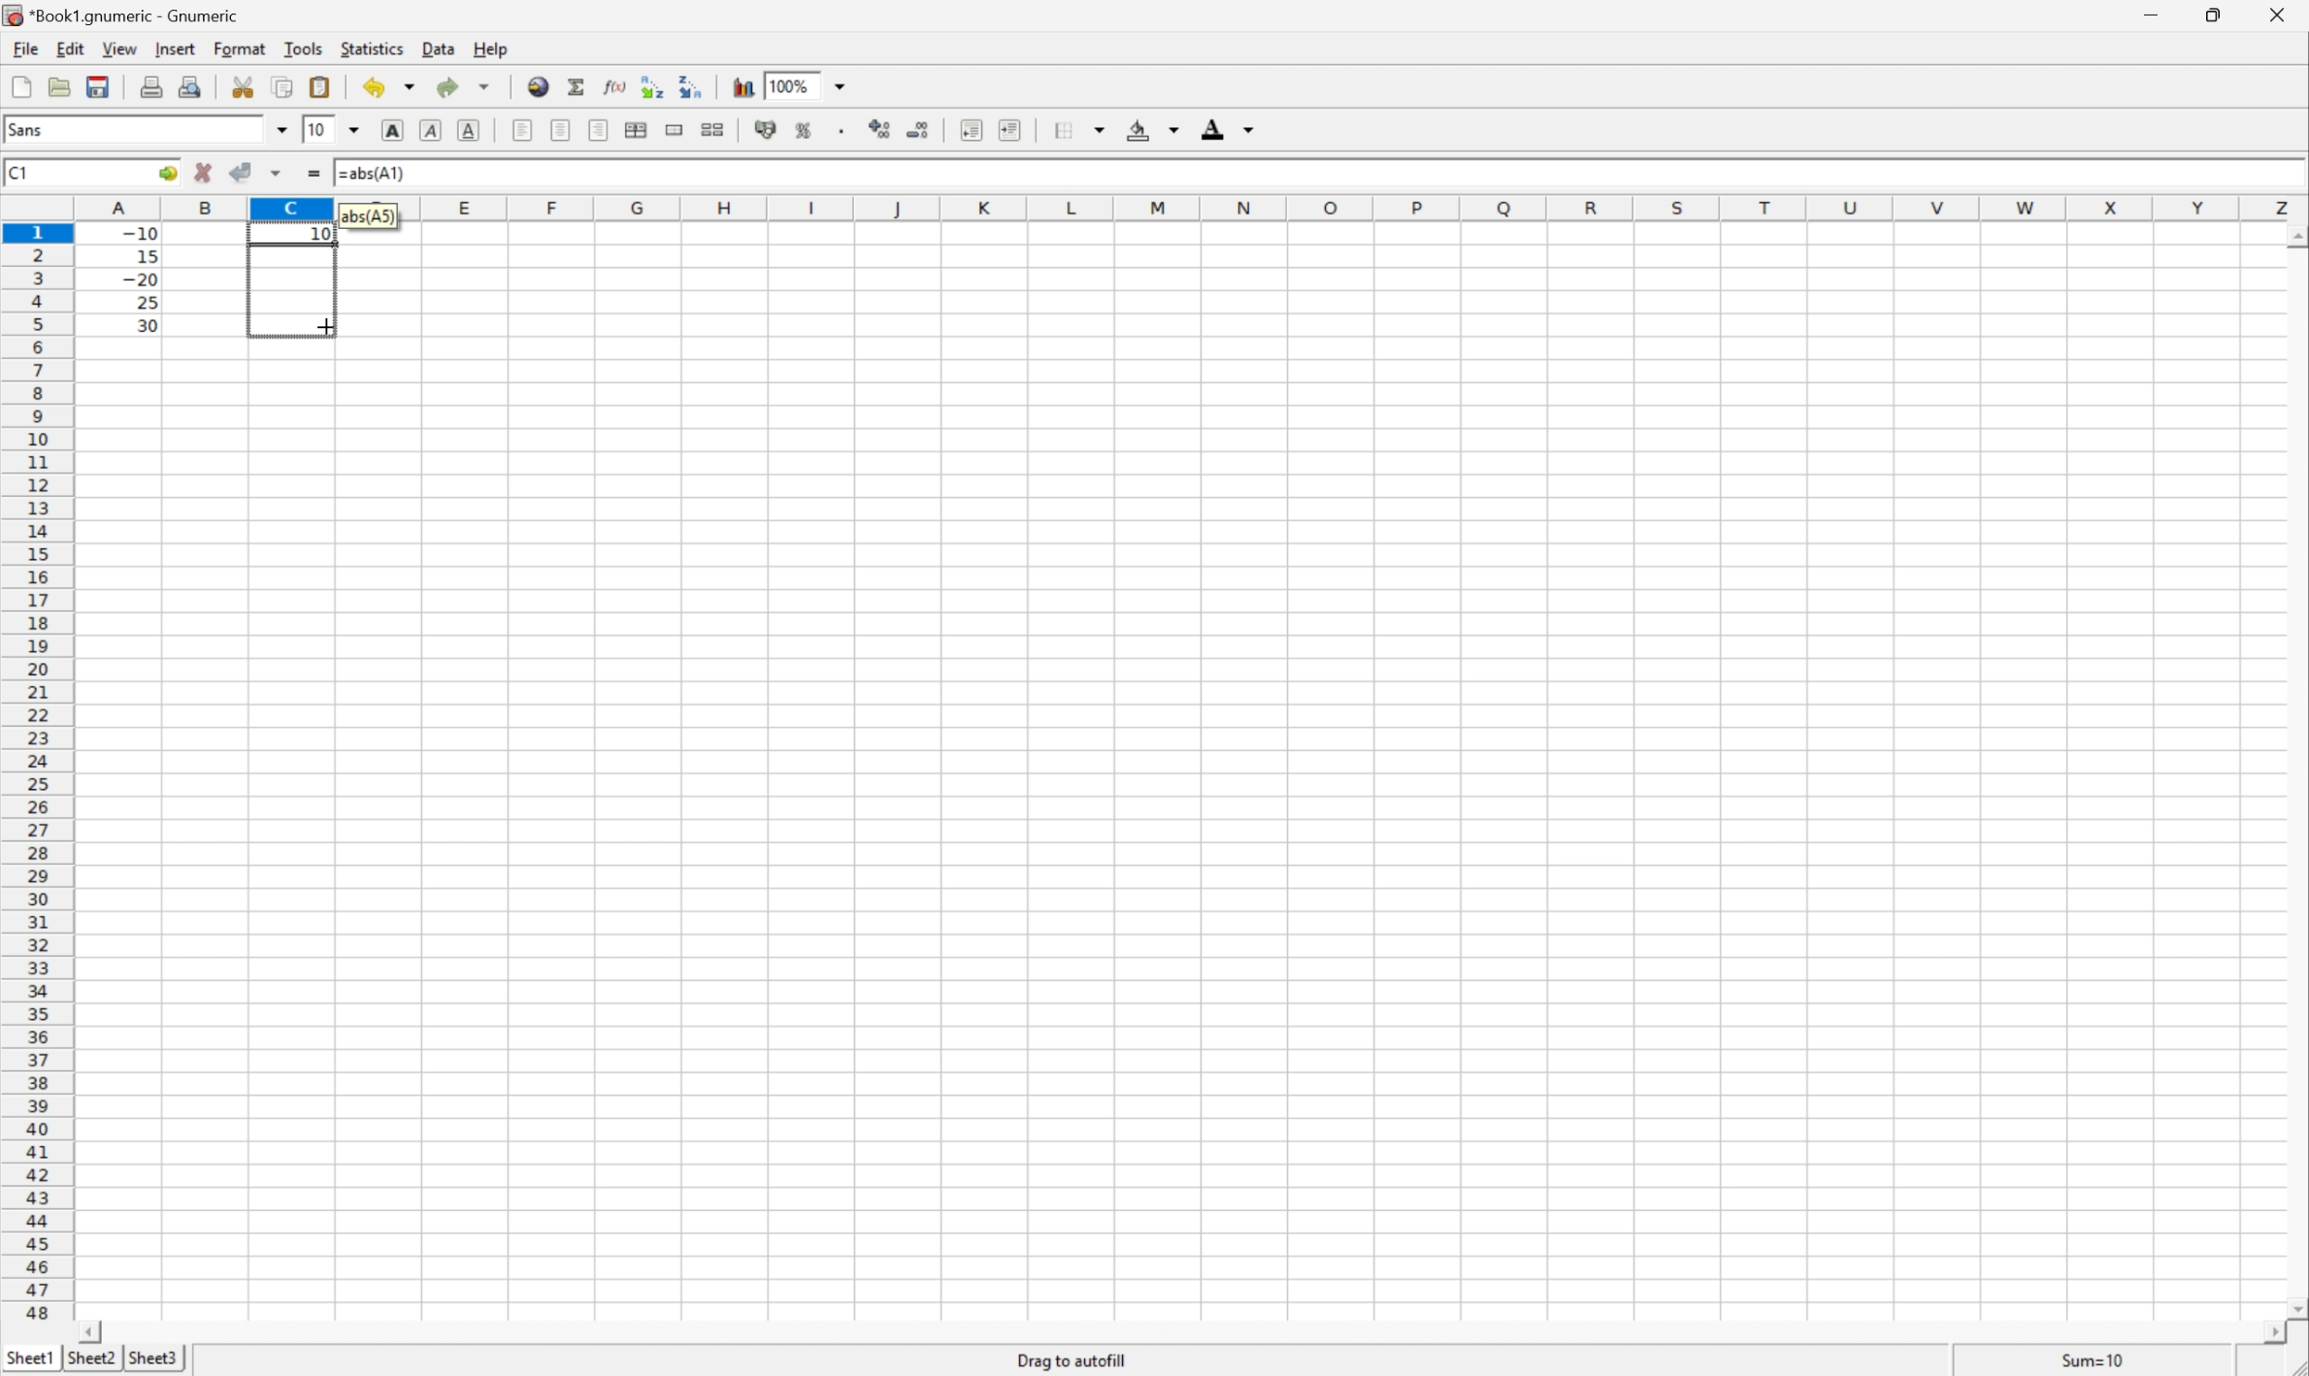 The width and height of the screenshot is (2309, 1376). What do you see at coordinates (37, 776) in the screenshot?
I see `Row numbers` at bounding box center [37, 776].